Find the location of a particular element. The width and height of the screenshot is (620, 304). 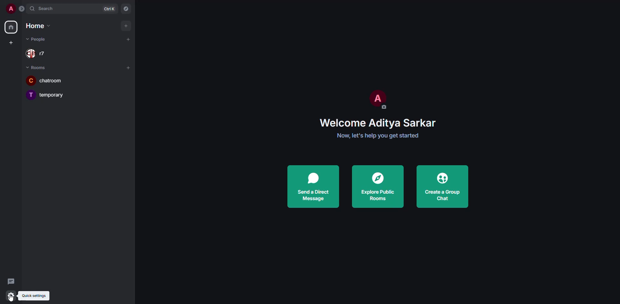

profile is located at coordinates (10, 10).